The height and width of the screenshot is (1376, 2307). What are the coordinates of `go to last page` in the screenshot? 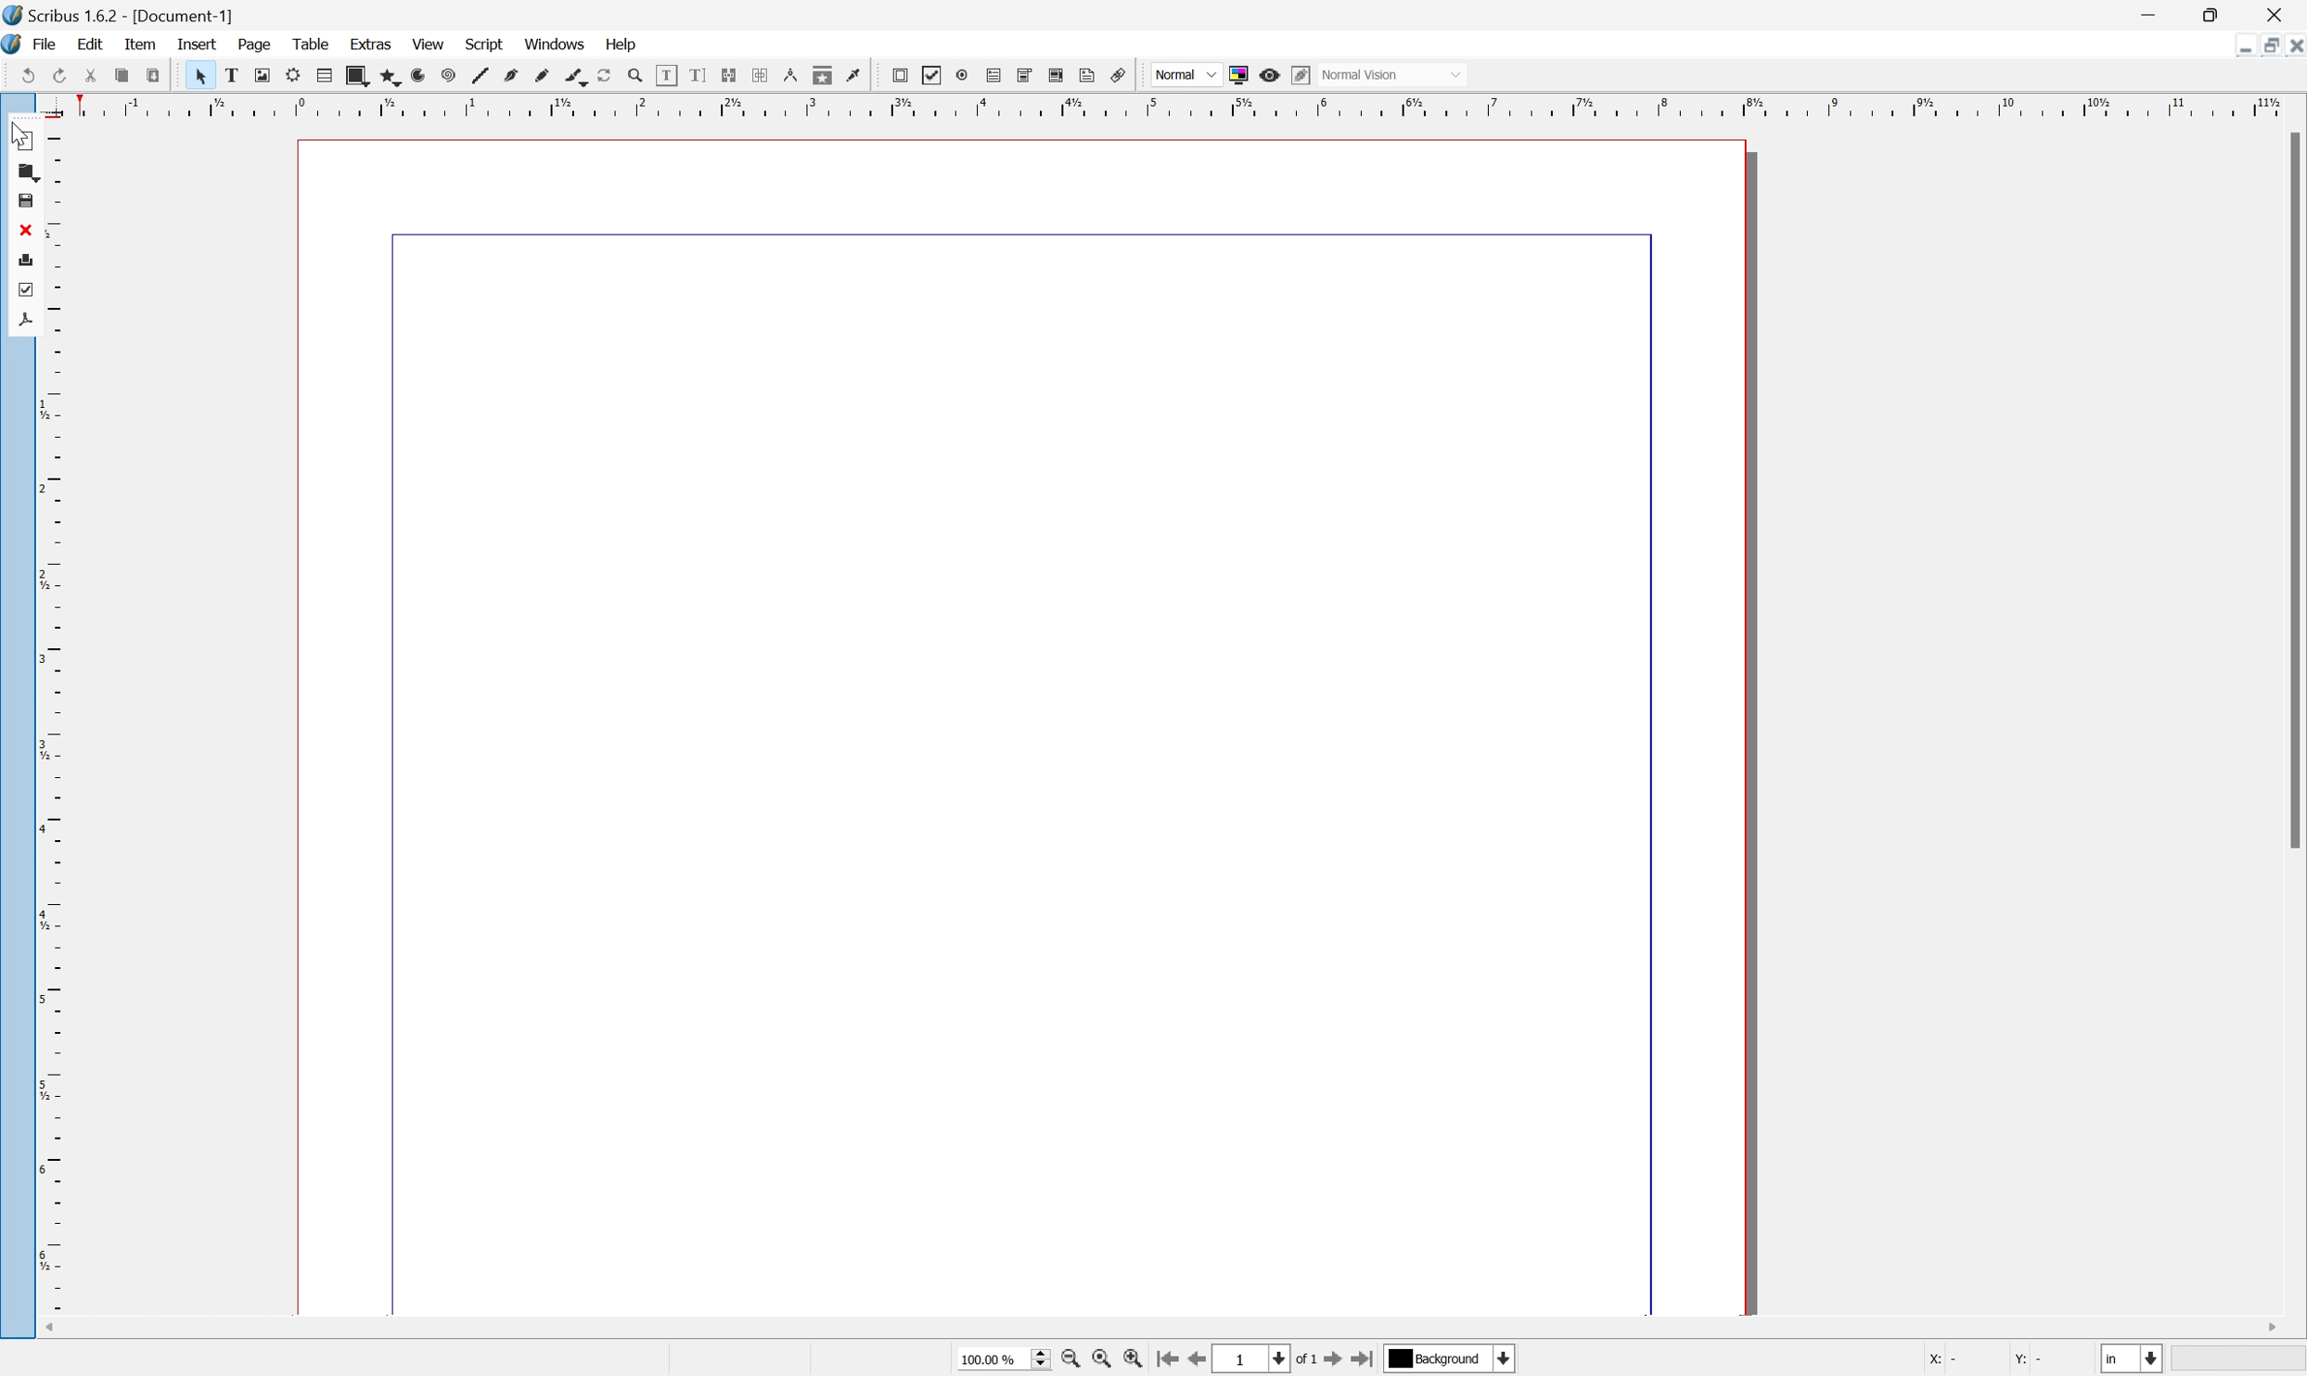 It's located at (1363, 1362).